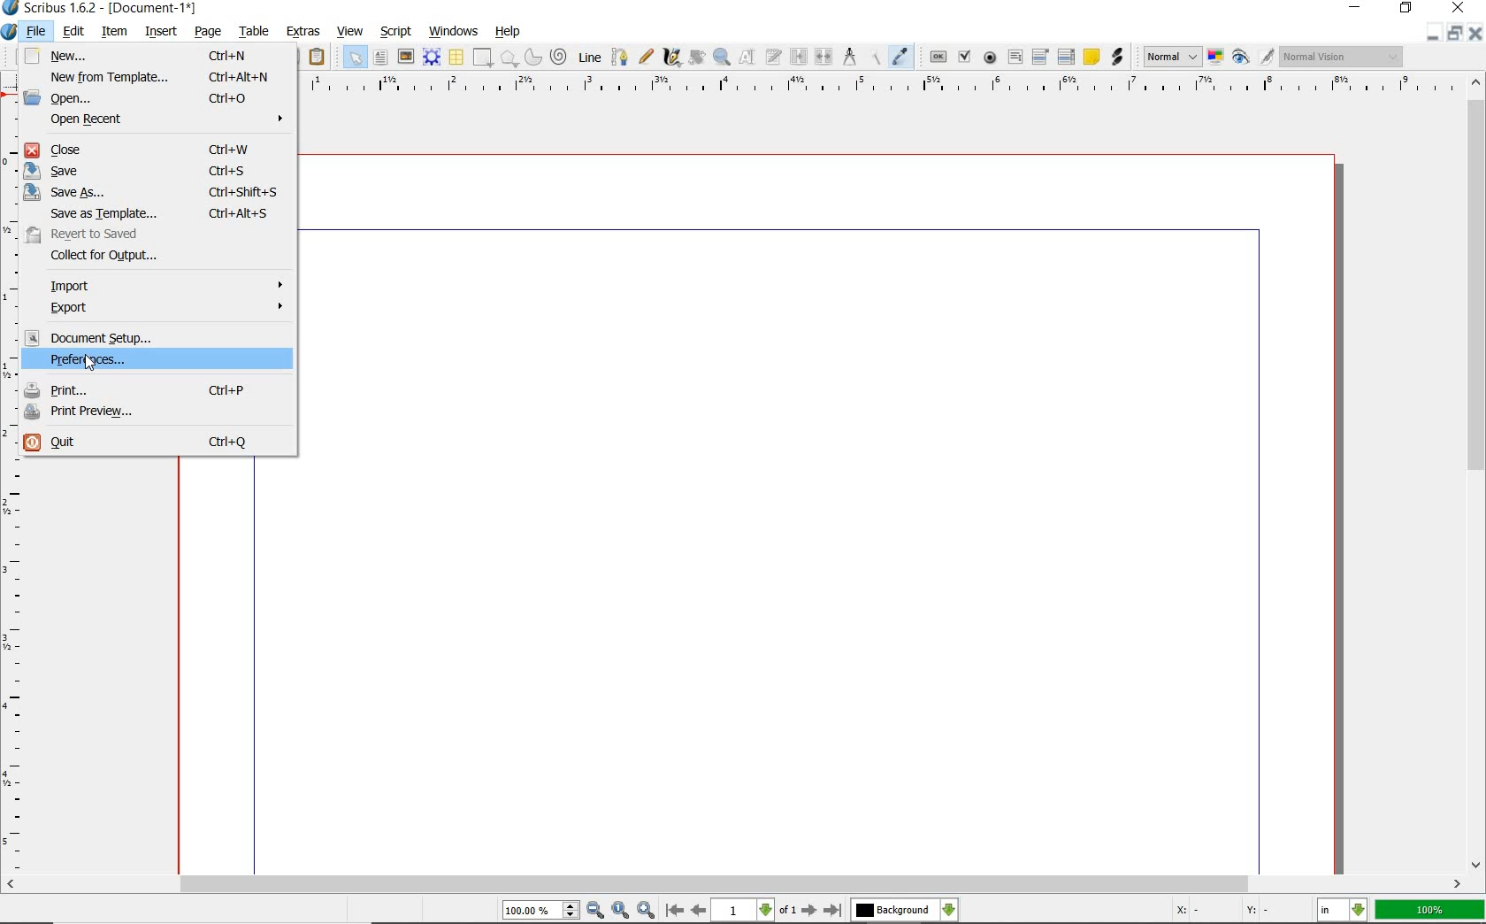  I want to click on save, so click(157, 169).